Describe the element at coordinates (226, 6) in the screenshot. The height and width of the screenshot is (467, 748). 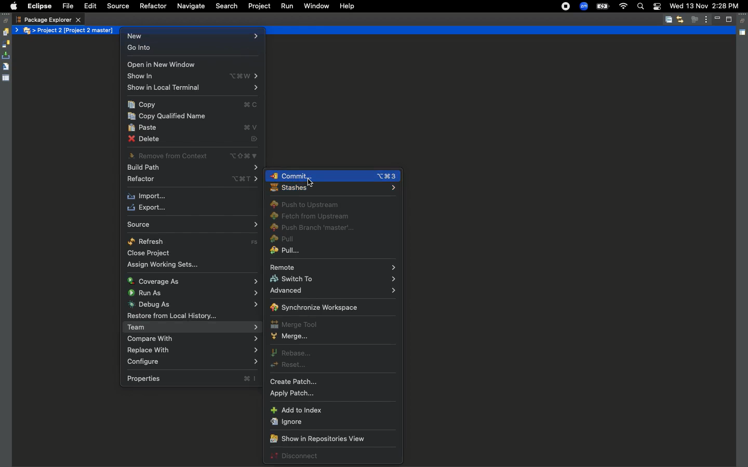
I see `Search` at that location.